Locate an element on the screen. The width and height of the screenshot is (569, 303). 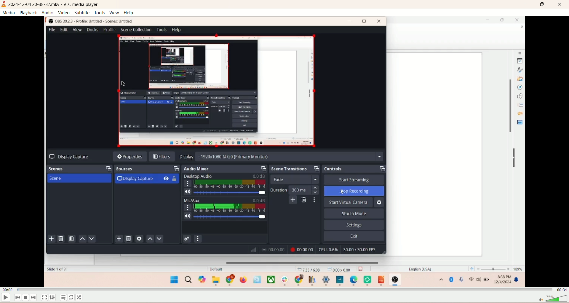
volume bar is located at coordinates (552, 299).